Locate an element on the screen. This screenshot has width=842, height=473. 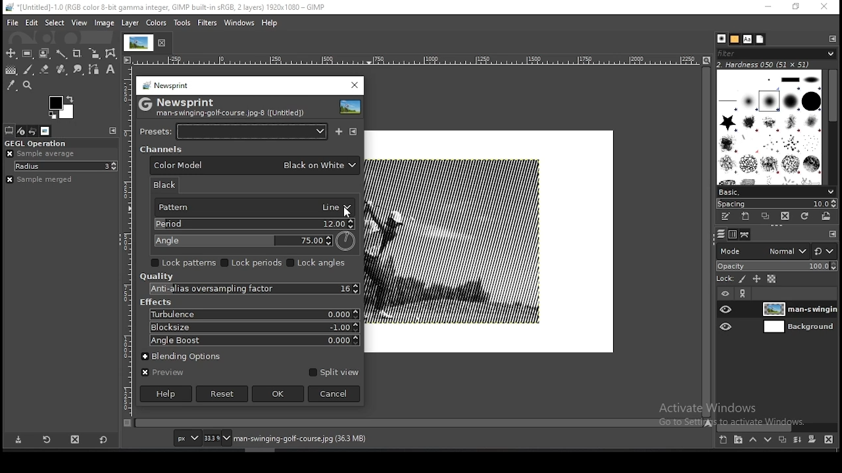
layer is located at coordinates (797, 327).